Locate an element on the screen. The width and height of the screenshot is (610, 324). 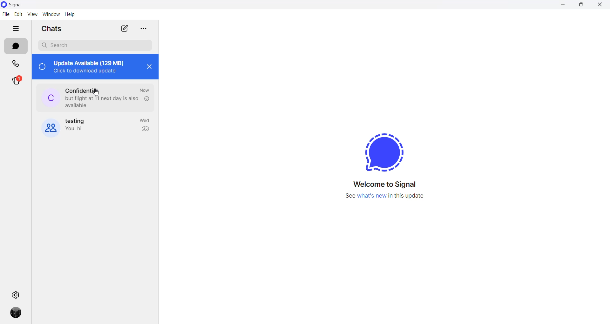
group cover photo is located at coordinates (50, 127).